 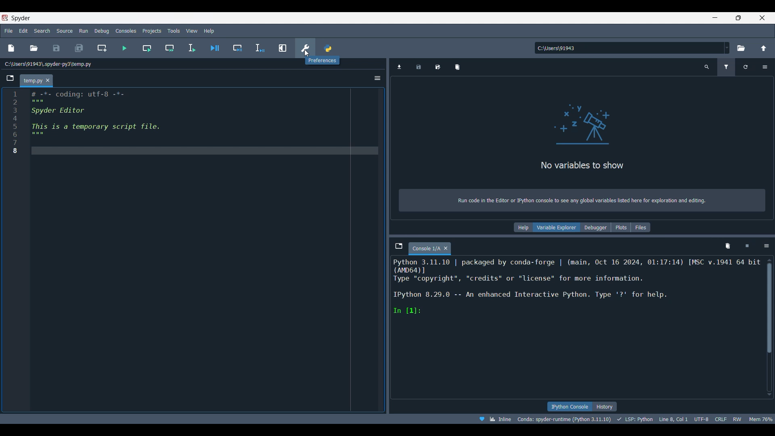 What do you see at coordinates (621, 227) in the screenshot?
I see `Plots` at bounding box center [621, 227].